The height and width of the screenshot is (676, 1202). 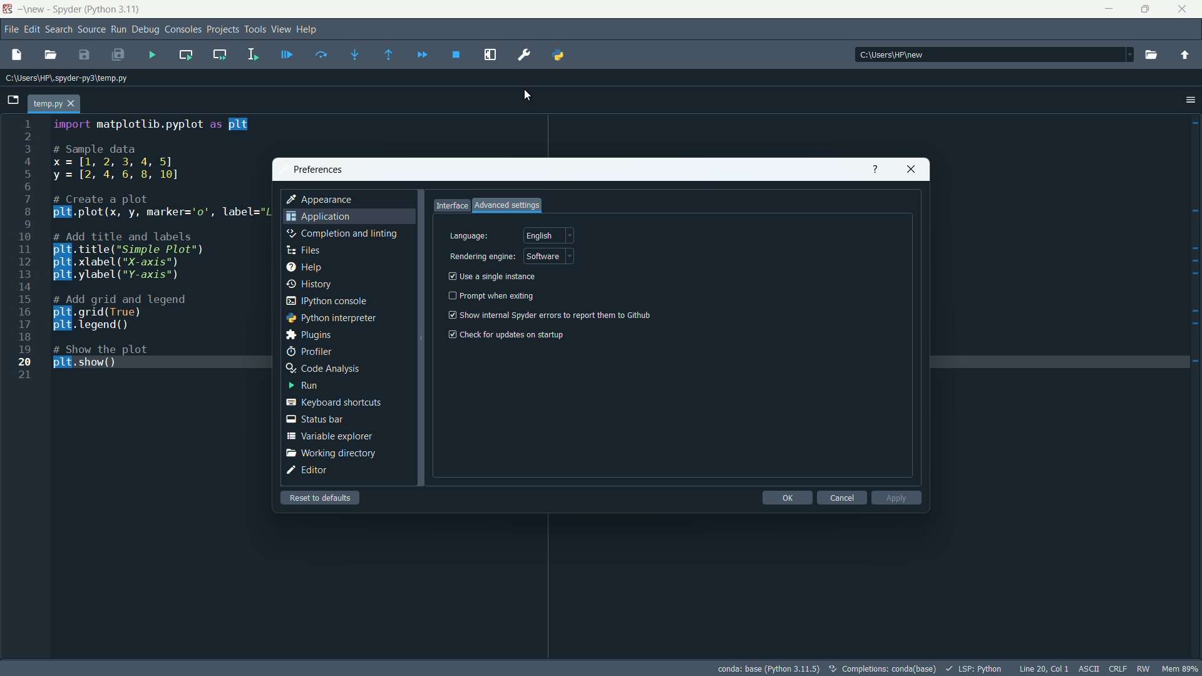 What do you see at coordinates (493, 277) in the screenshot?
I see `use a single instance` at bounding box center [493, 277].